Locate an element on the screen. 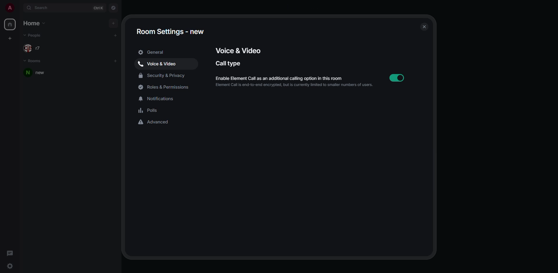 The width and height of the screenshot is (558, 273). add is located at coordinates (117, 61).